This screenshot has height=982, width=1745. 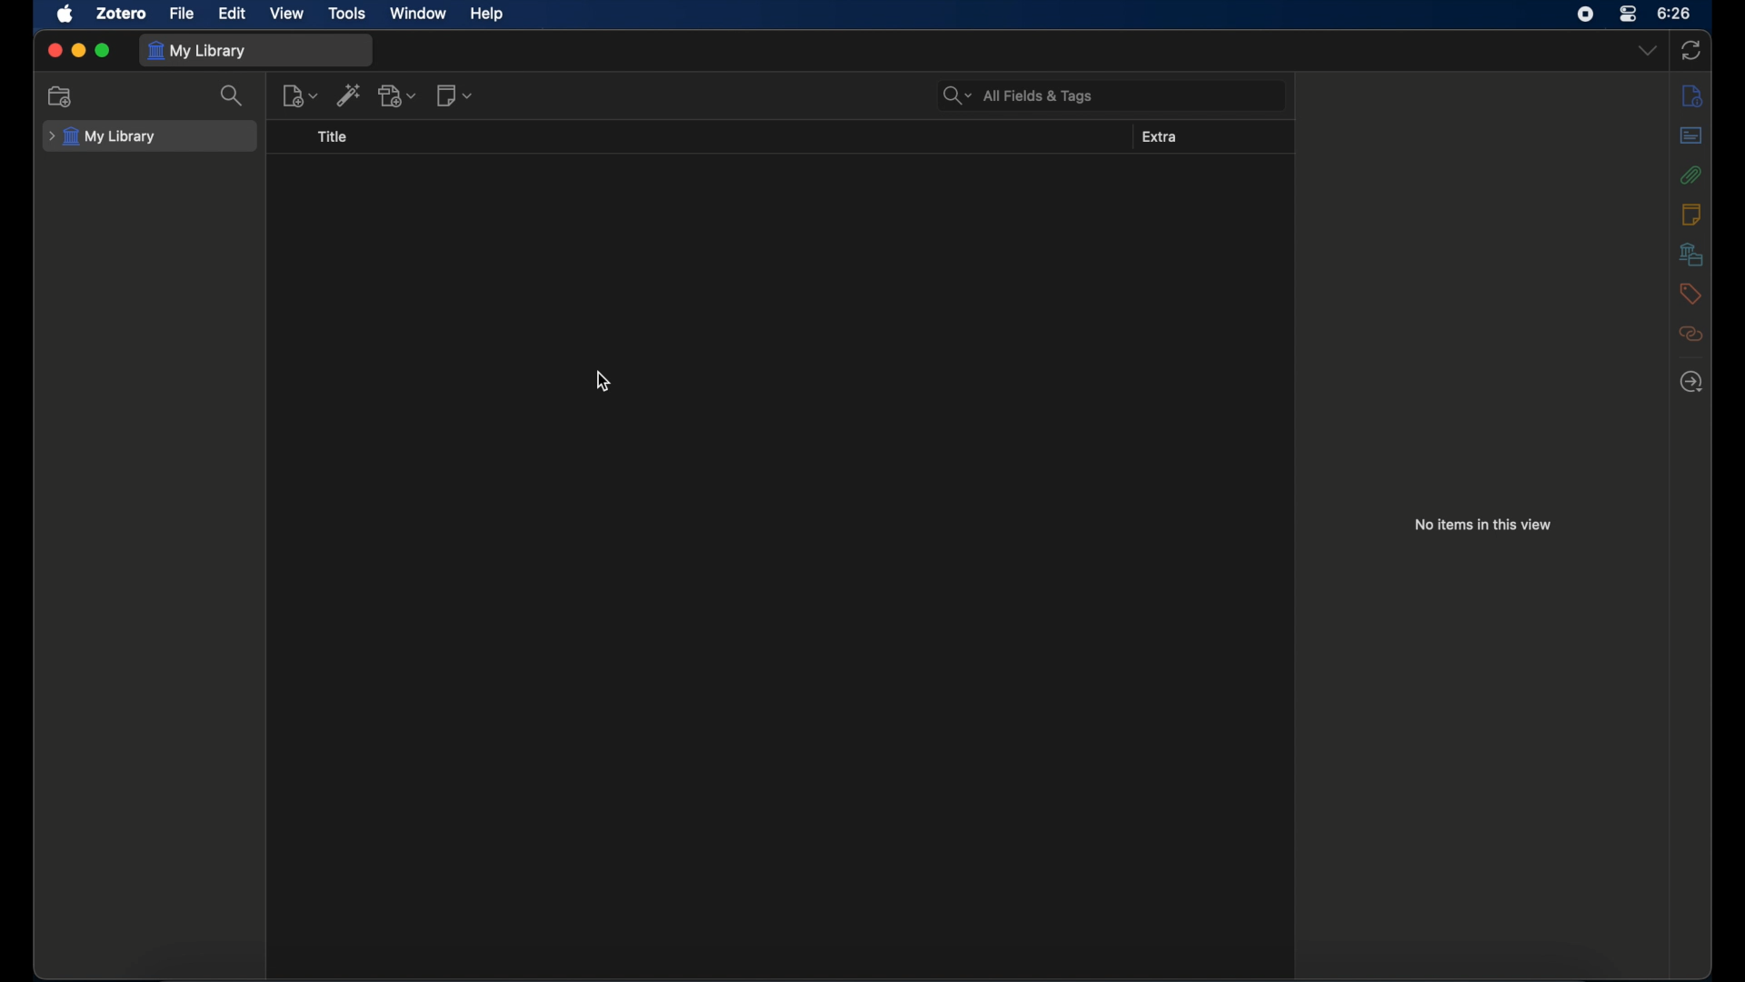 I want to click on dropdown, so click(x=1648, y=50).